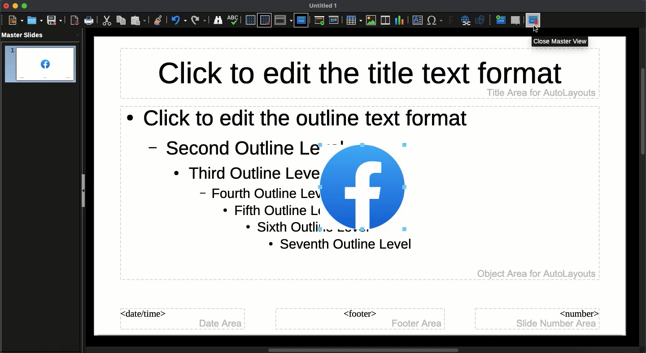 The image size is (646, 353). Describe the element at coordinates (54, 21) in the screenshot. I see `Save` at that location.